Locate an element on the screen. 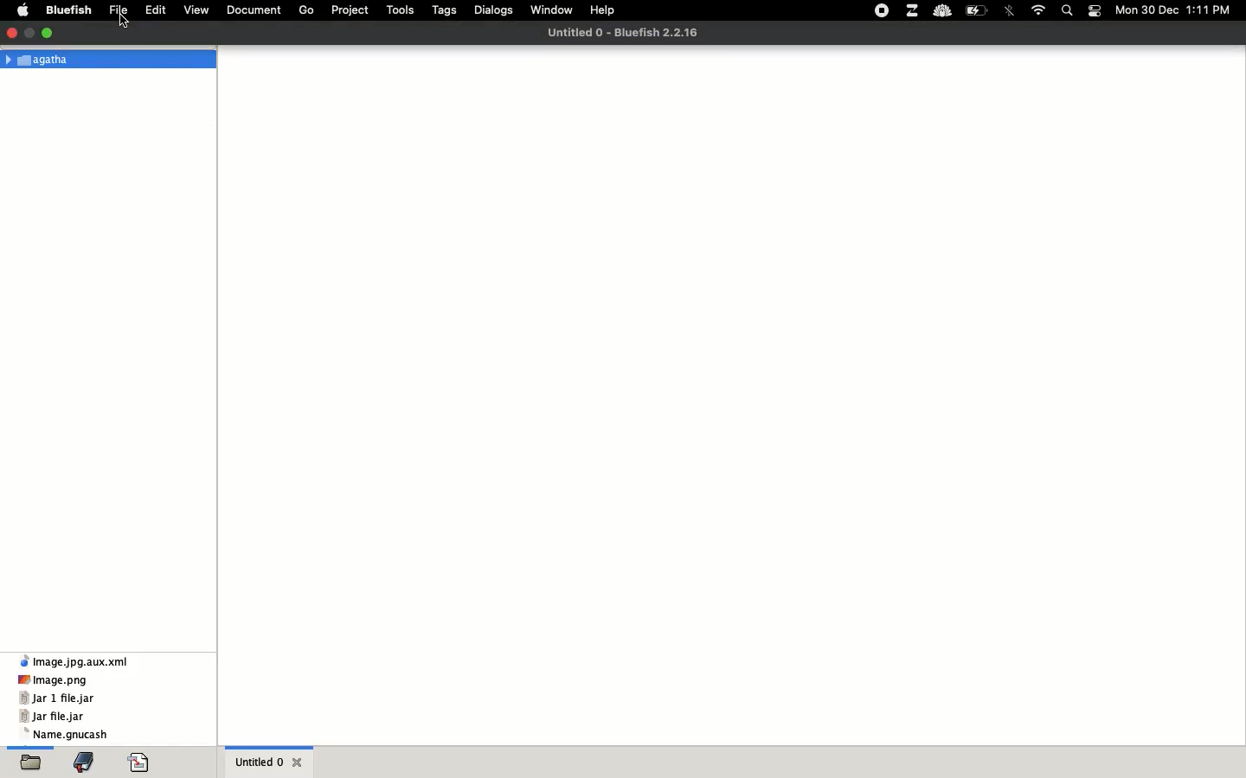 The height and width of the screenshot is (778, 1246). project is located at coordinates (350, 10).